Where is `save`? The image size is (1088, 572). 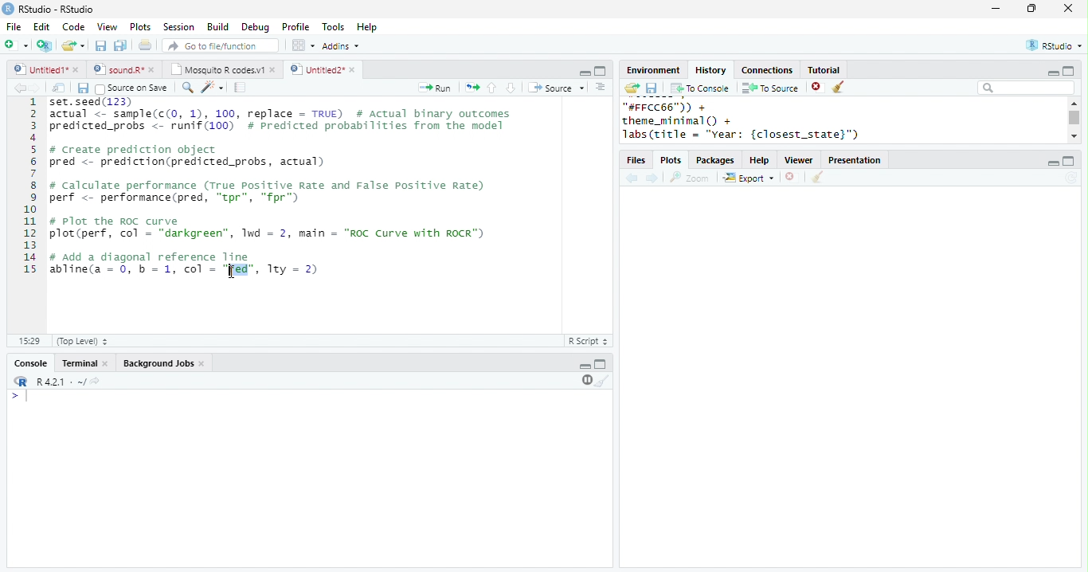
save is located at coordinates (652, 88).